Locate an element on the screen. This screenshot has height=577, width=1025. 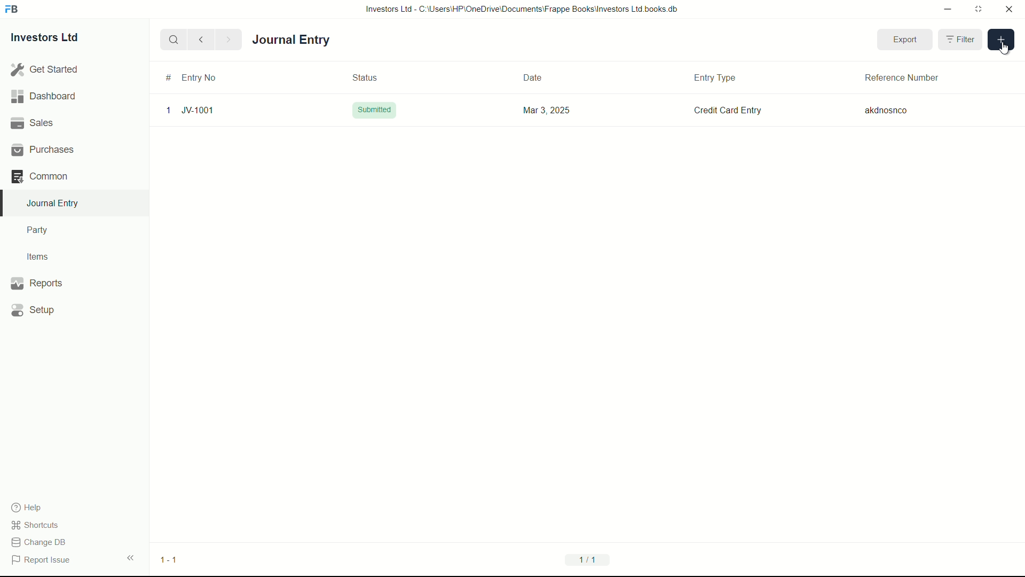
Investors Ltd - C:\Users\HP\OneDrive\Documents\Frappe Books\Investors Ltd books.db is located at coordinates (523, 9).